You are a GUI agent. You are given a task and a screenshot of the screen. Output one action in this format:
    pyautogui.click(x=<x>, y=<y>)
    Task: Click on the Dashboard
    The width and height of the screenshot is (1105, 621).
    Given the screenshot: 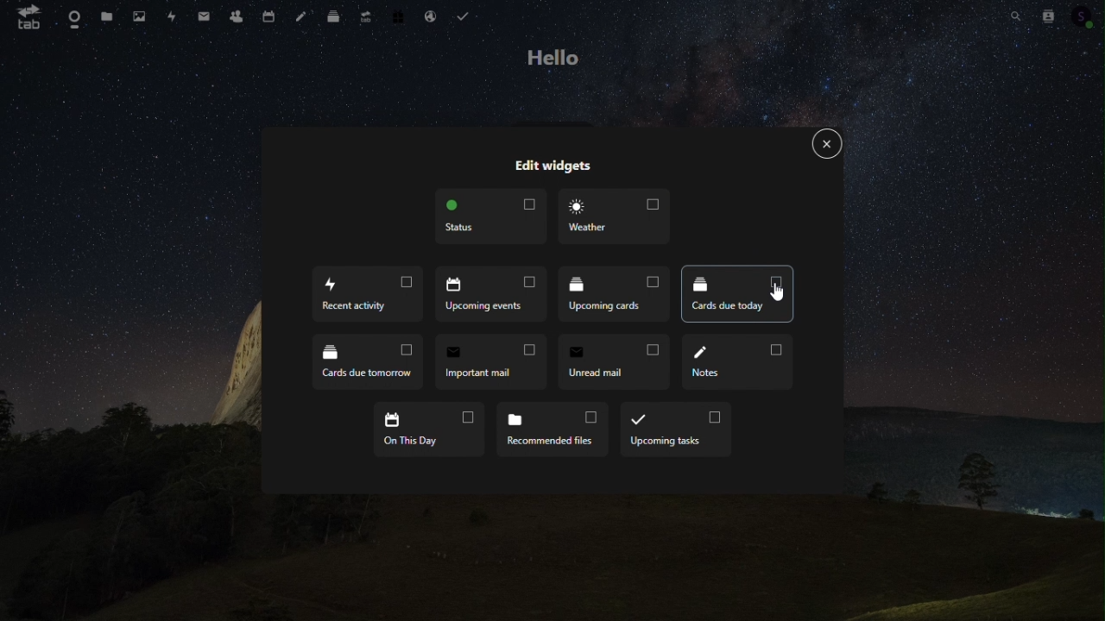 What is the action you would take?
    pyautogui.click(x=74, y=16)
    